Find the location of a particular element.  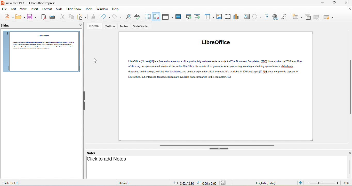

display view is located at coordinates (167, 17).